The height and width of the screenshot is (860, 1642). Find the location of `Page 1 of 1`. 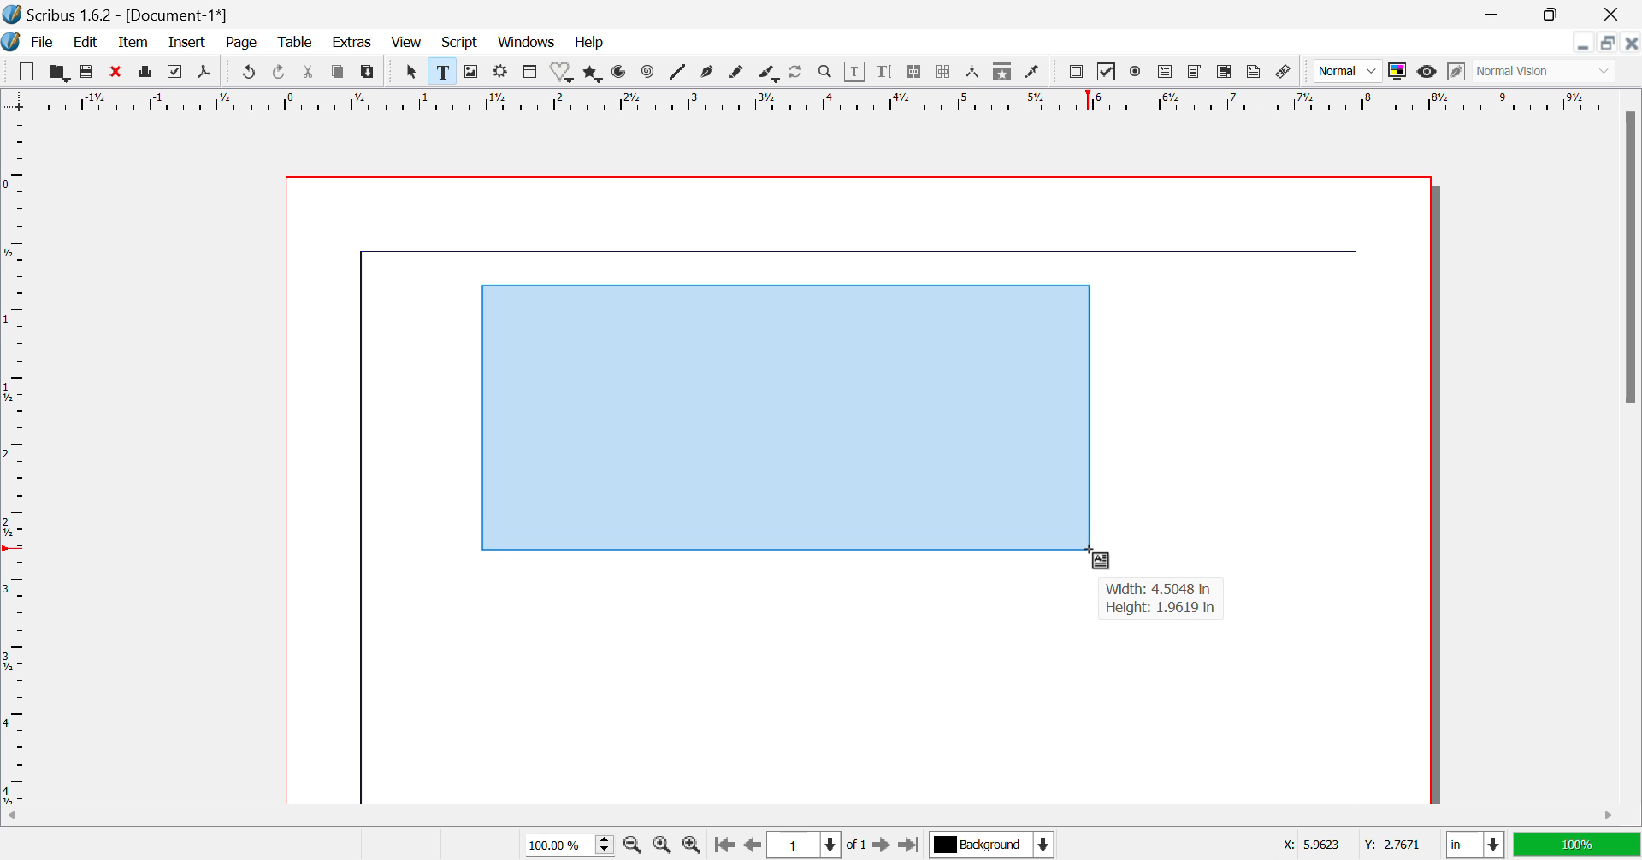

Page 1 of 1 is located at coordinates (817, 844).